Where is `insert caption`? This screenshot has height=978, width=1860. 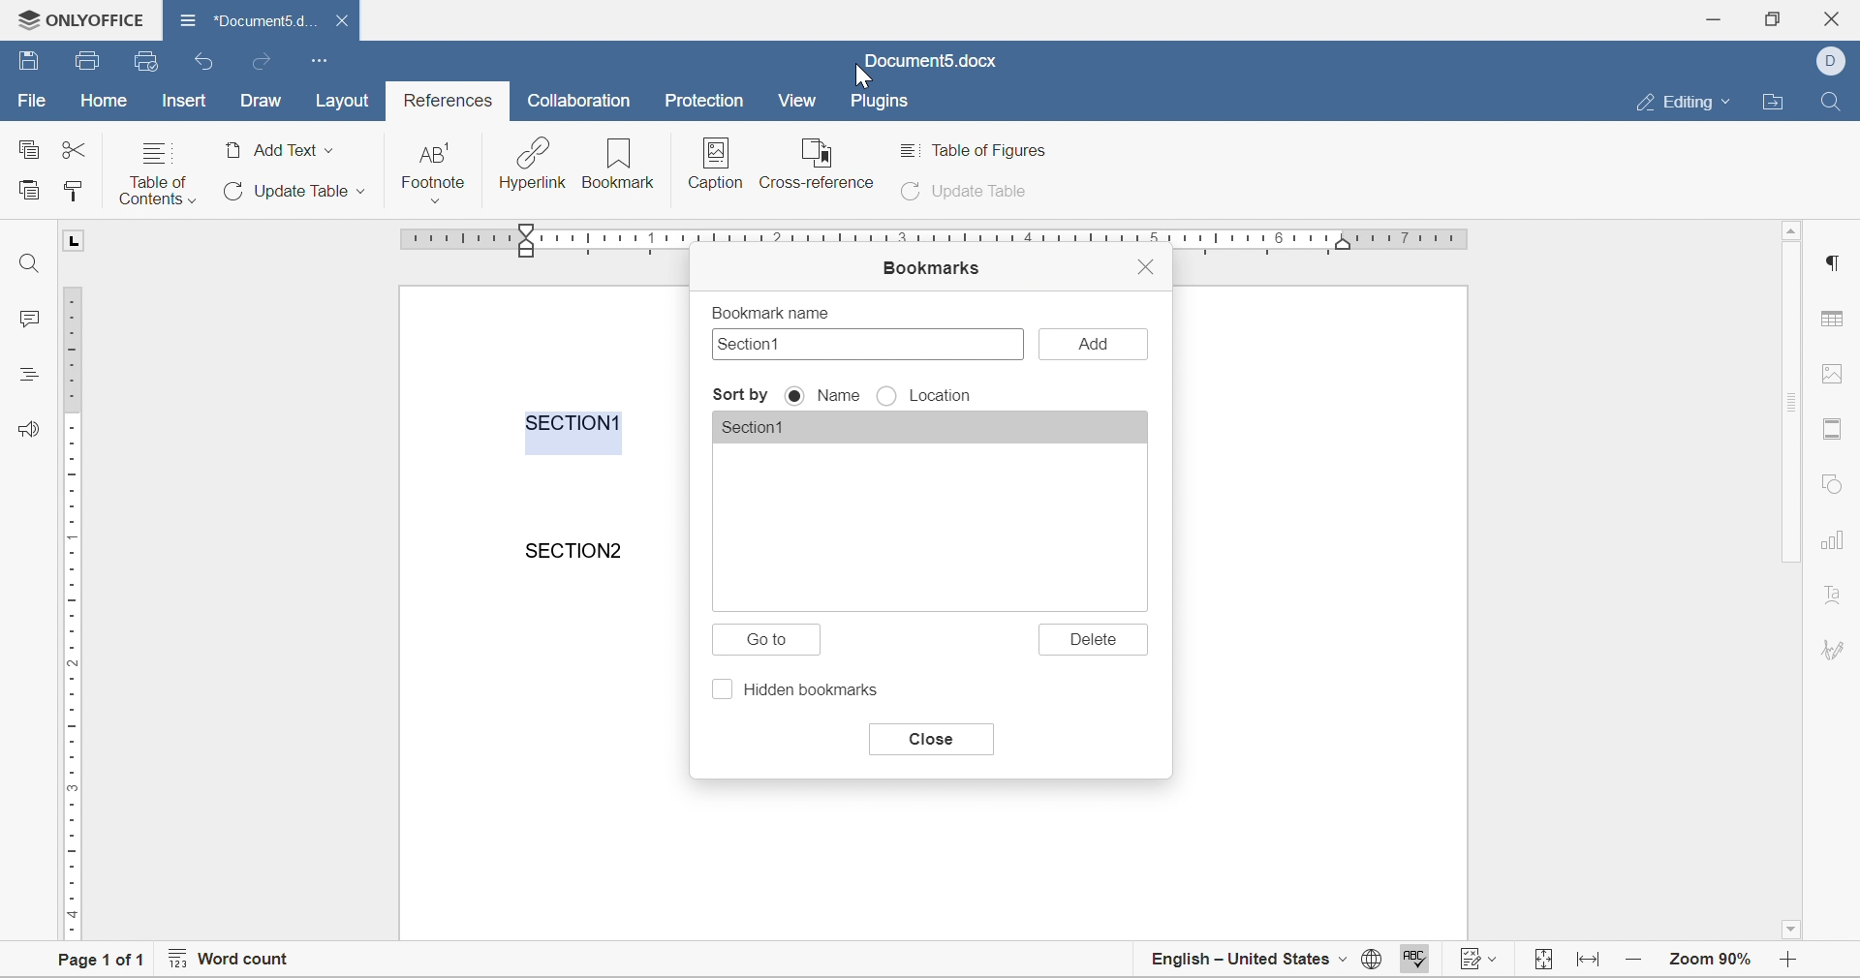 insert caption is located at coordinates (714, 165).